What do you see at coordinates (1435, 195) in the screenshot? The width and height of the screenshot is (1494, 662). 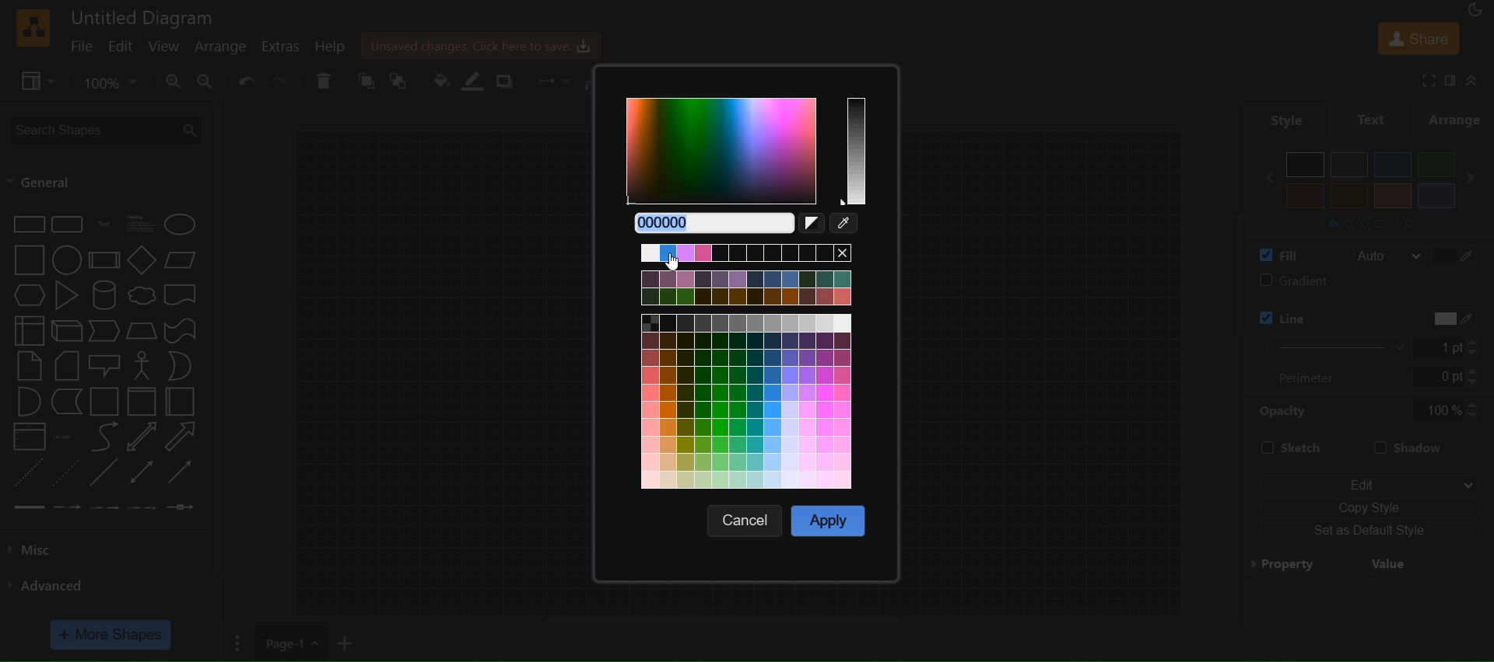 I see `purple color` at bounding box center [1435, 195].